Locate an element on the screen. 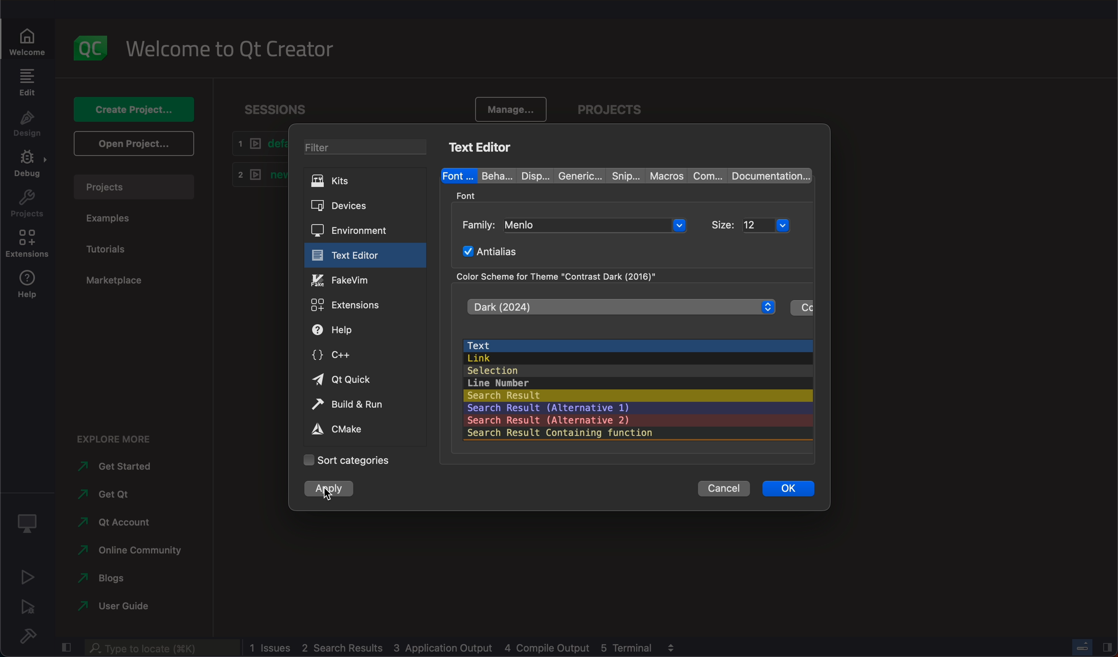 The width and height of the screenshot is (1118, 657). tutorials is located at coordinates (110, 251).